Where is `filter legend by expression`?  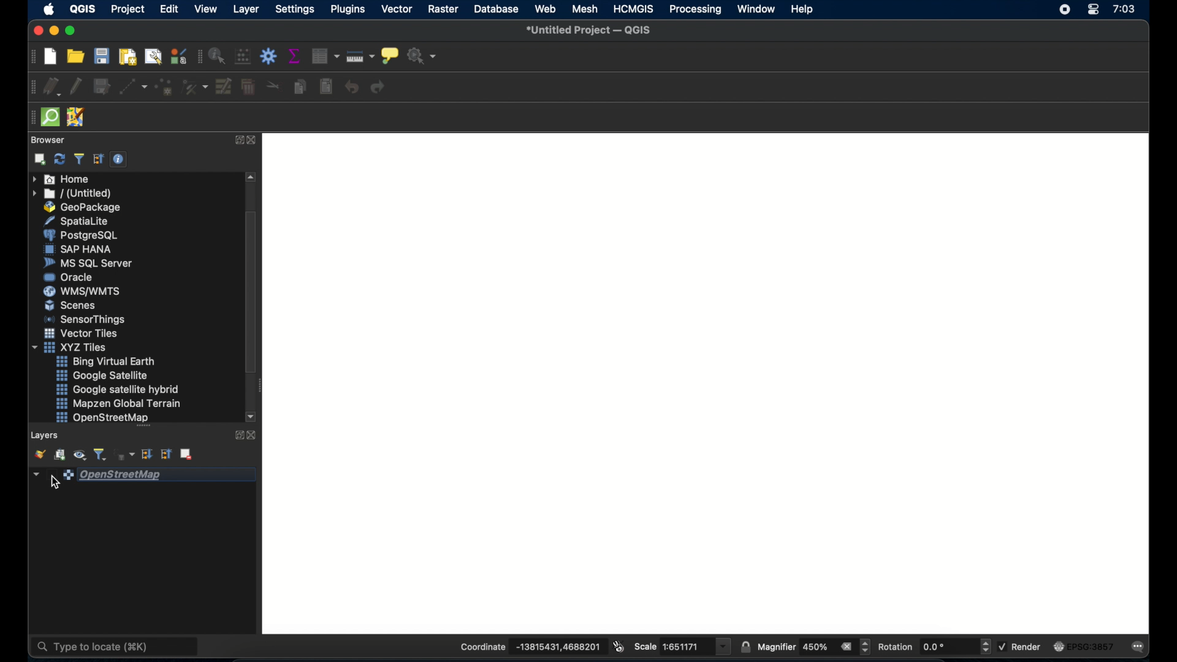
filter legend by expression is located at coordinates (125, 453).